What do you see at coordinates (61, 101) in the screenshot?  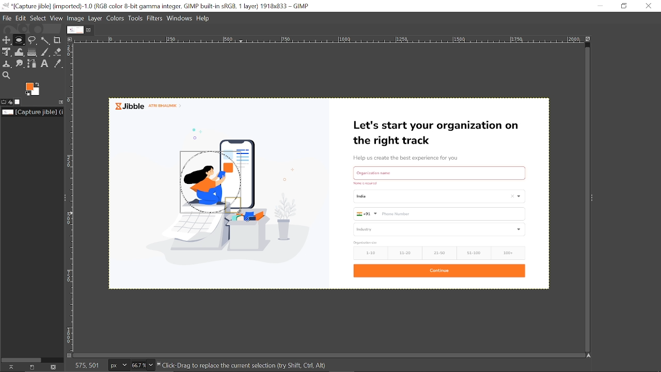 I see `Configure this tab` at bounding box center [61, 101].